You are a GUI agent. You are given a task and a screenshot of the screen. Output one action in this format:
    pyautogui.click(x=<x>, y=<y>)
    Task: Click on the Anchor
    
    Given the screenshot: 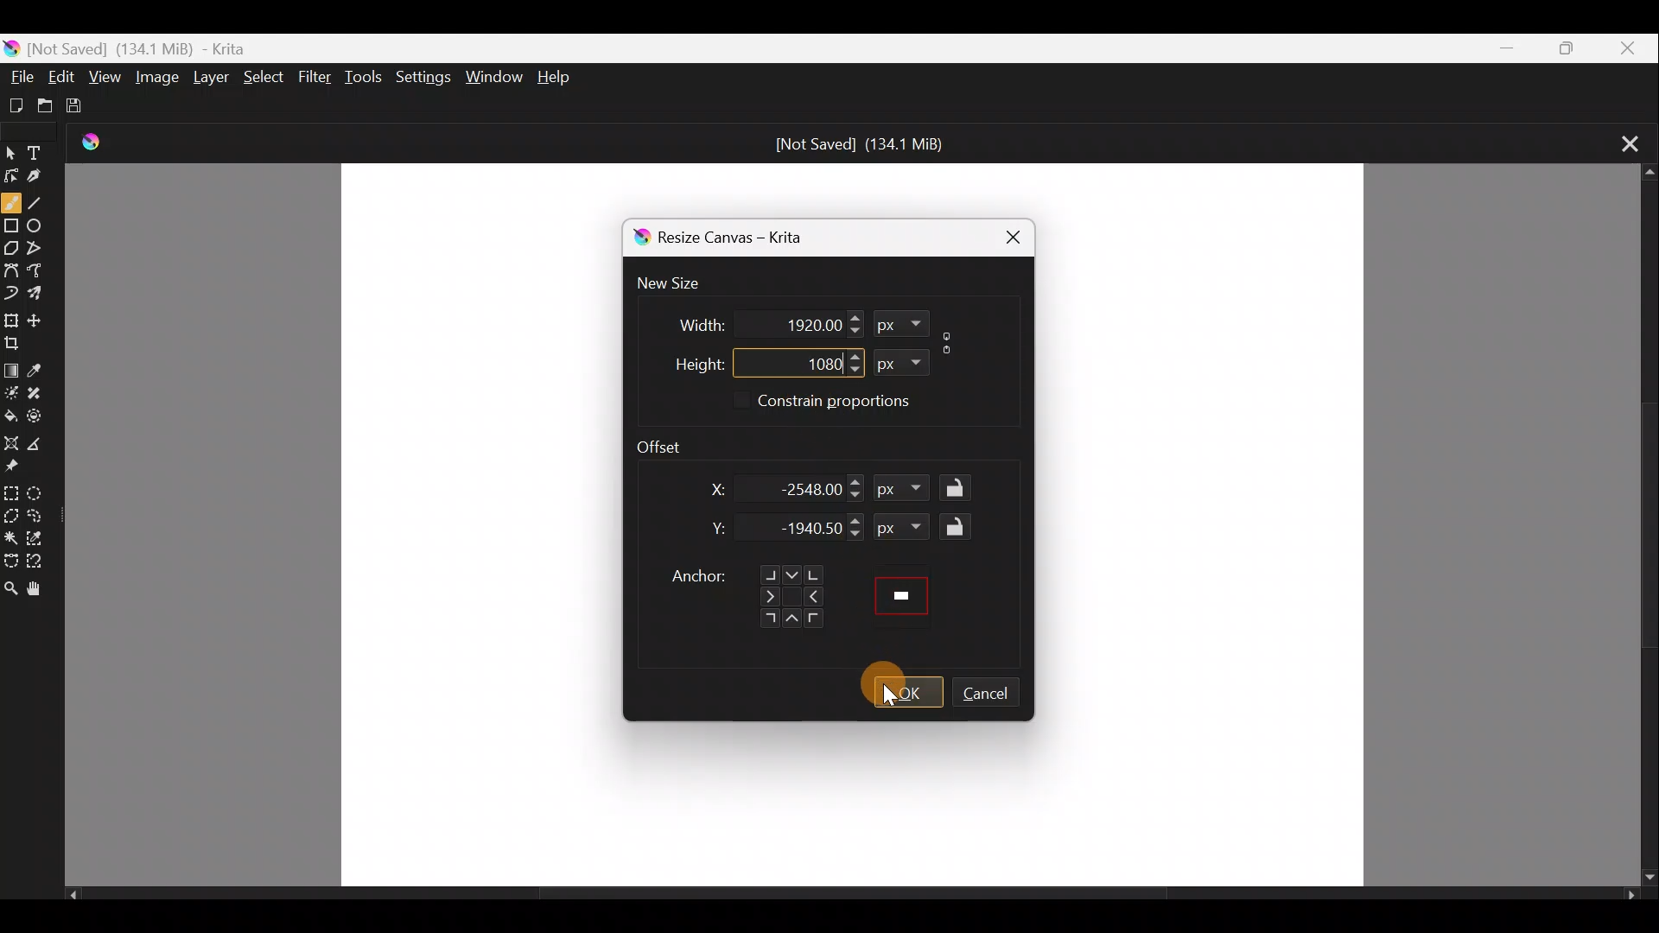 What is the action you would take?
    pyautogui.click(x=745, y=590)
    